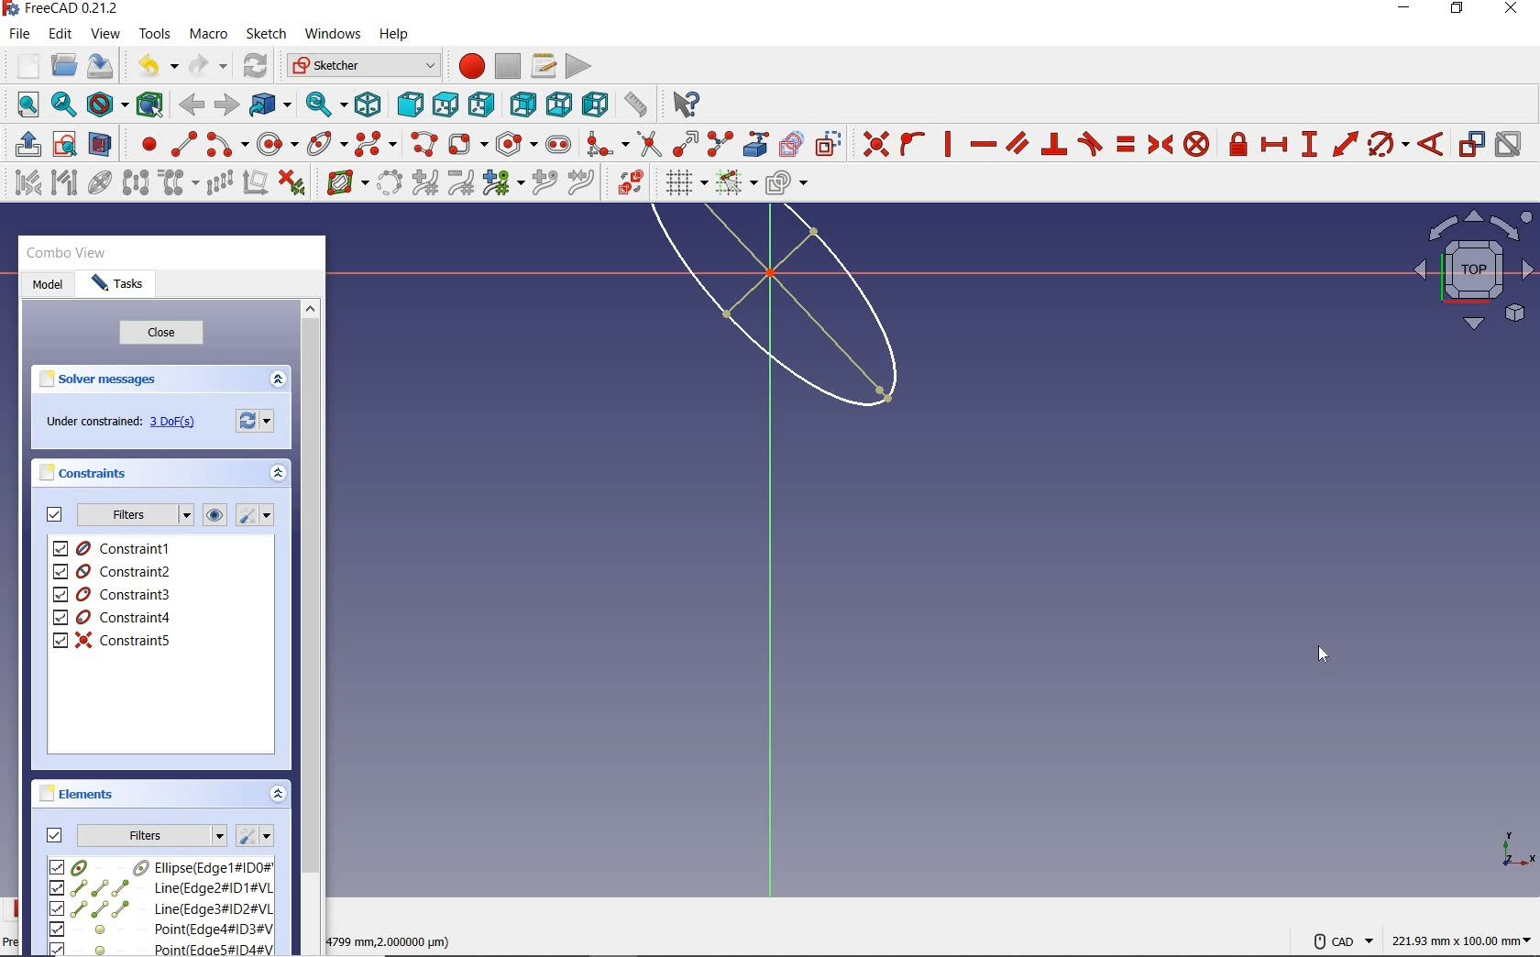  What do you see at coordinates (219, 184) in the screenshot?
I see `rectangular array` at bounding box center [219, 184].